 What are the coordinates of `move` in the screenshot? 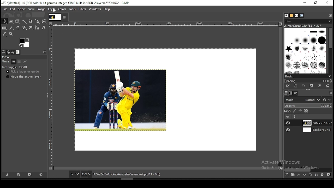 It's located at (6, 62).